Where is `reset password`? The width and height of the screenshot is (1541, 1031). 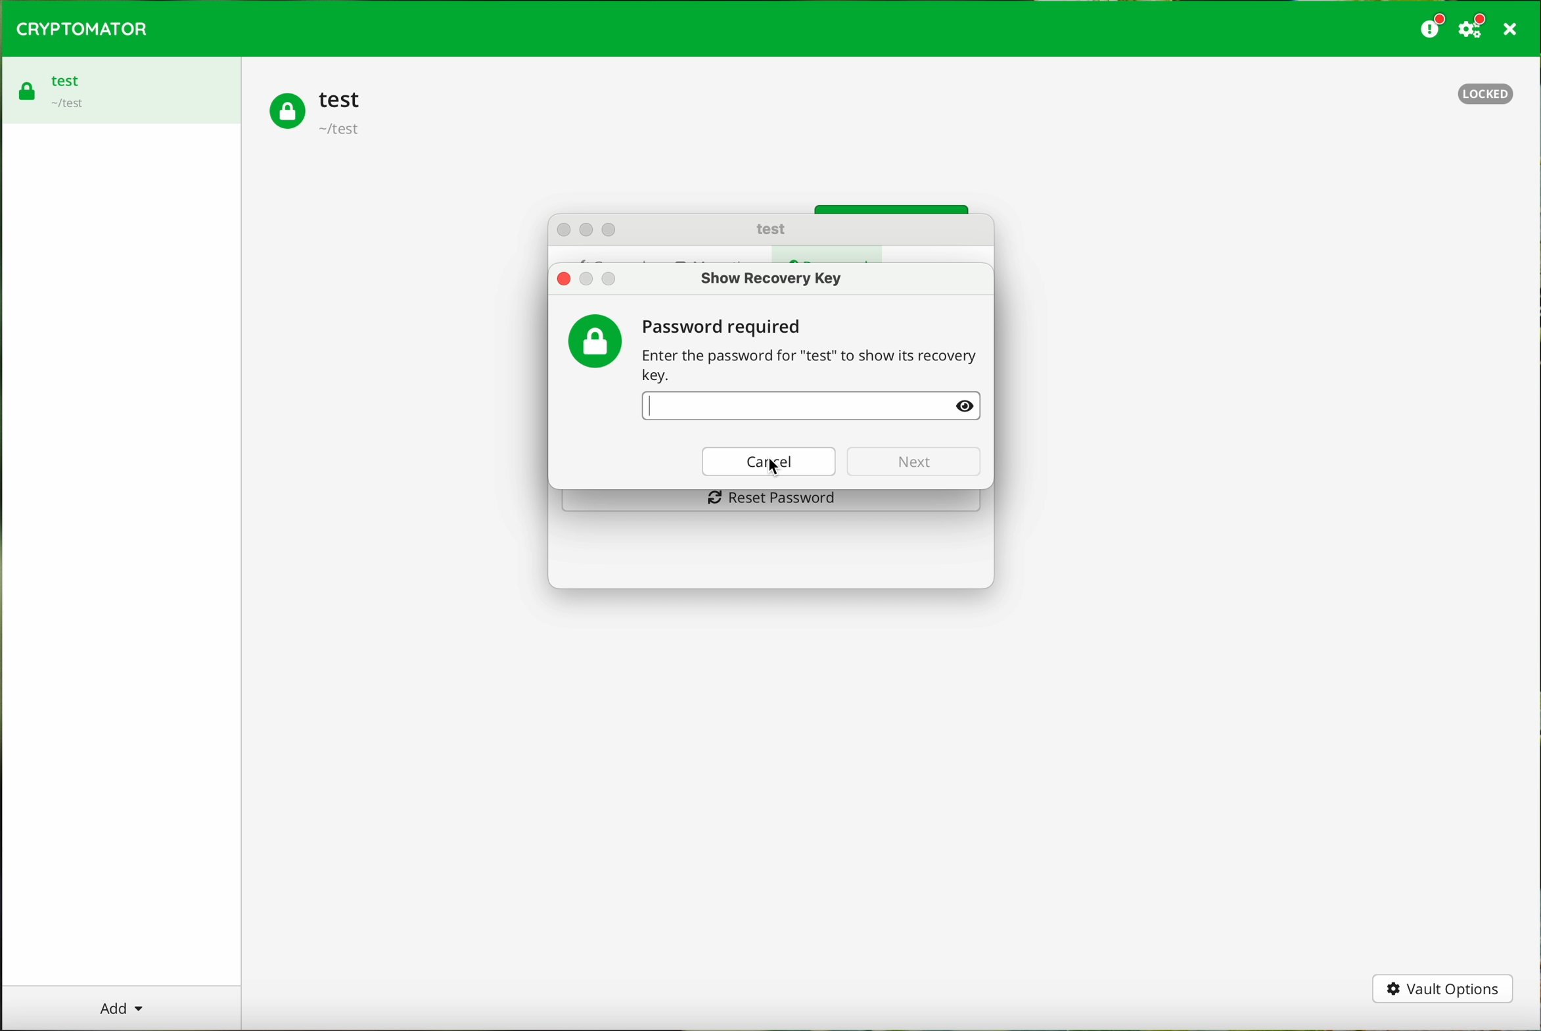
reset password is located at coordinates (770, 502).